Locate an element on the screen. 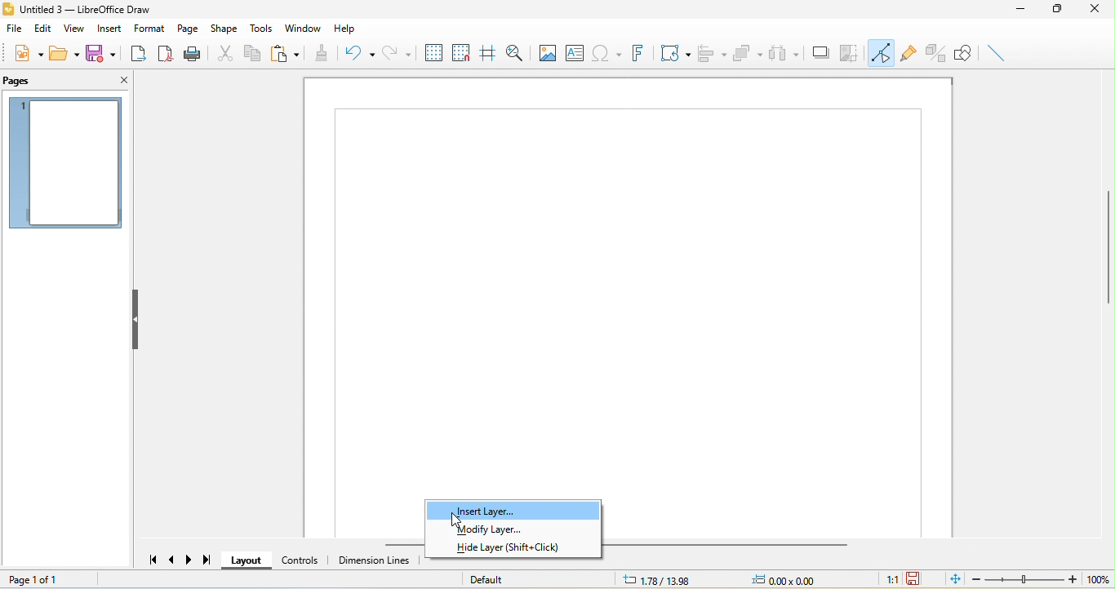  0.00x0.00 is located at coordinates (796, 579).